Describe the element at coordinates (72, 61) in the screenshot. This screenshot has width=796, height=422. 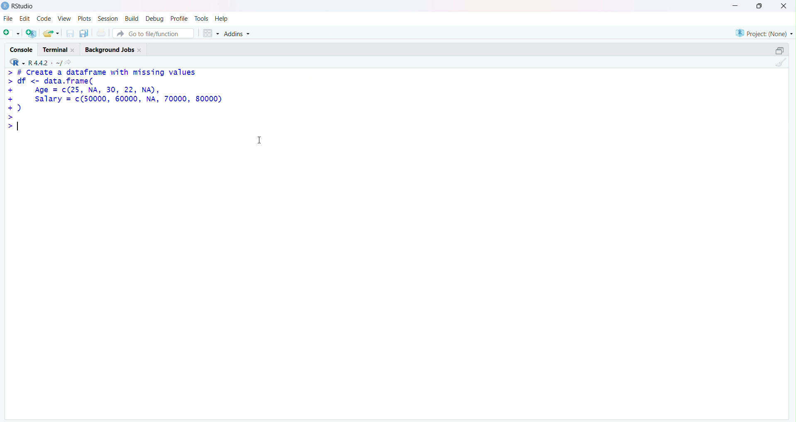
I see `View the current working directory` at that location.